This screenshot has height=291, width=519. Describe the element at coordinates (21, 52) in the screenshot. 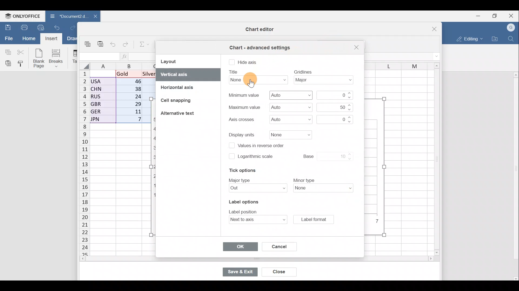

I see `Cut` at that location.